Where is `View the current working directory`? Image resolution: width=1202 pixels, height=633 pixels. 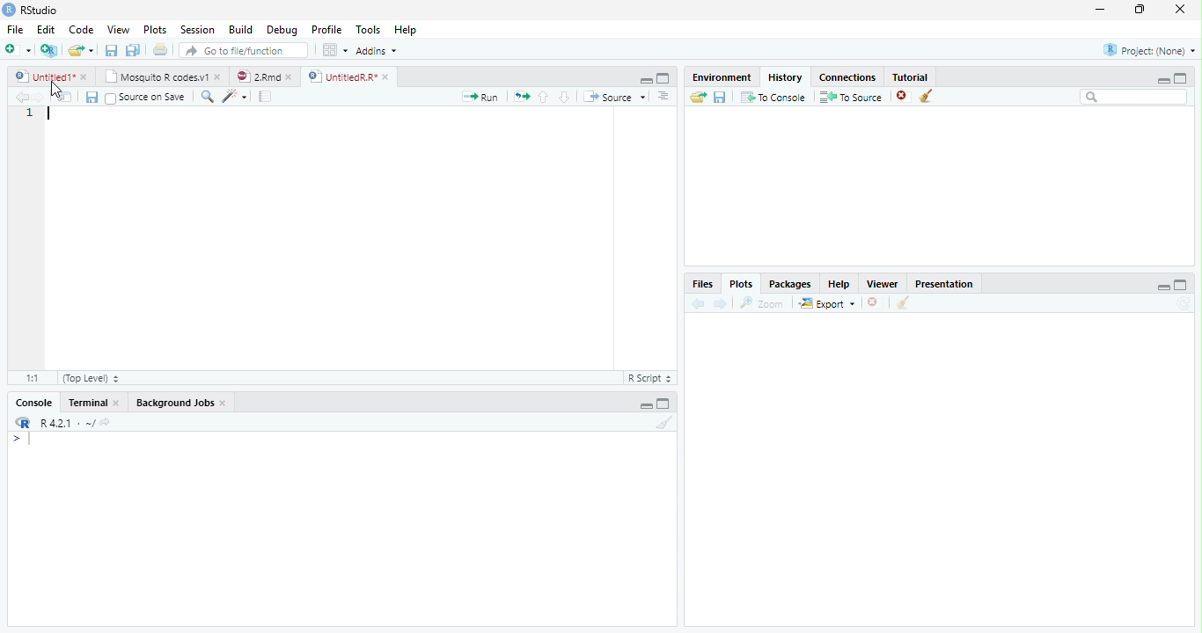 View the current working directory is located at coordinates (105, 422).